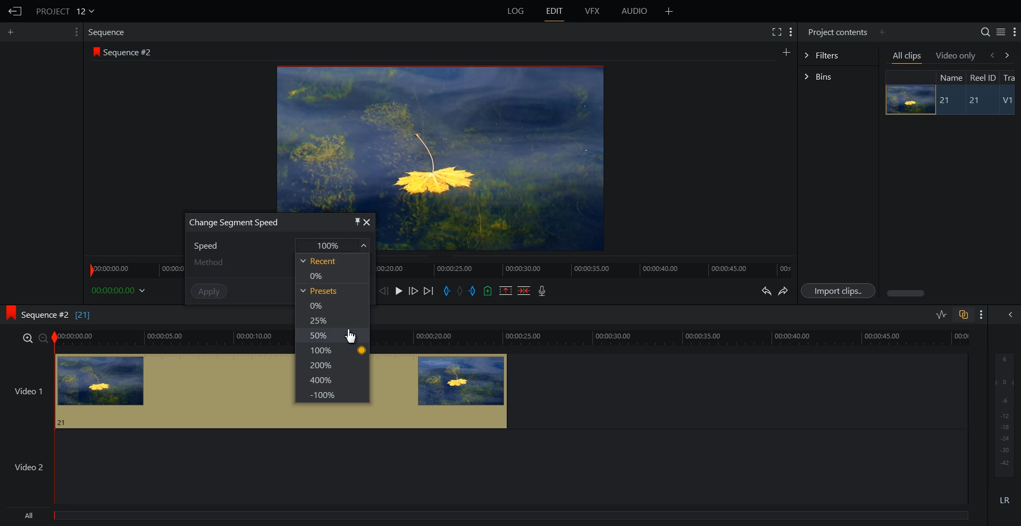  What do you see at coordinates (1008, 315) in the screenshot?
I see `Show the full audio mix` at bounding box center [1008, 315].